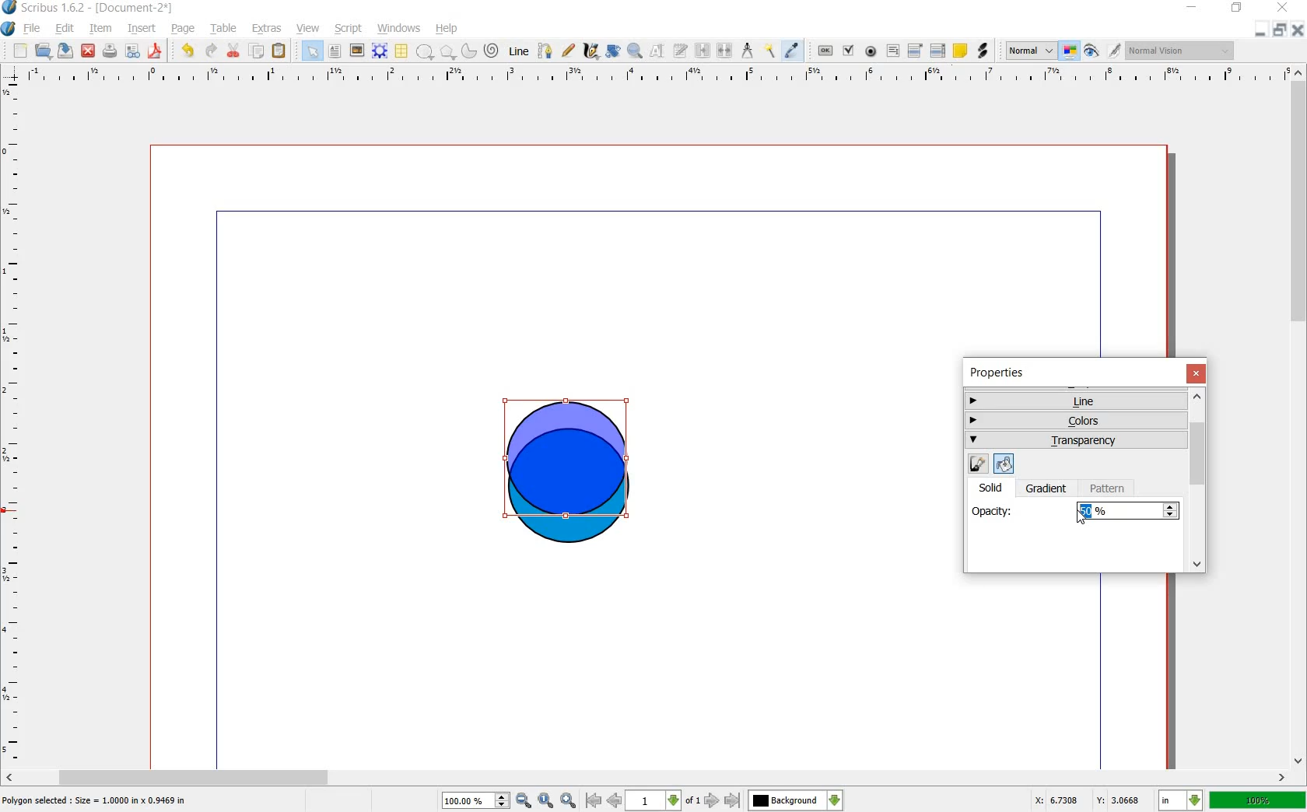 The image size is (1307, 812). I want to click on pdf radio button, so click(870, 51).